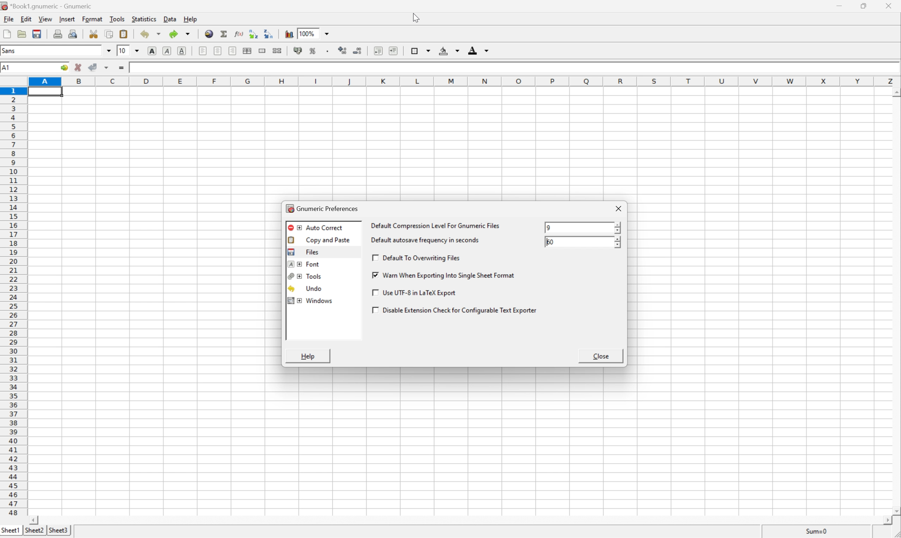 The image size is (901, 538). I want to click on new, so click(7, 34).